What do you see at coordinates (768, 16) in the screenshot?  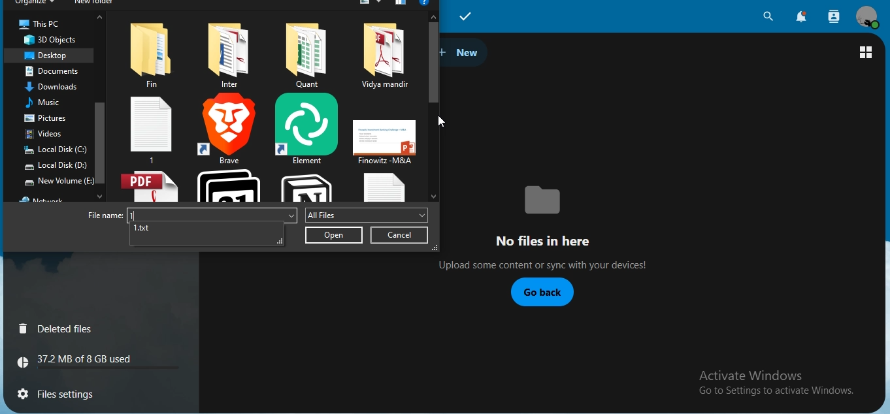 I see `search` at bounding box center [768, 16].